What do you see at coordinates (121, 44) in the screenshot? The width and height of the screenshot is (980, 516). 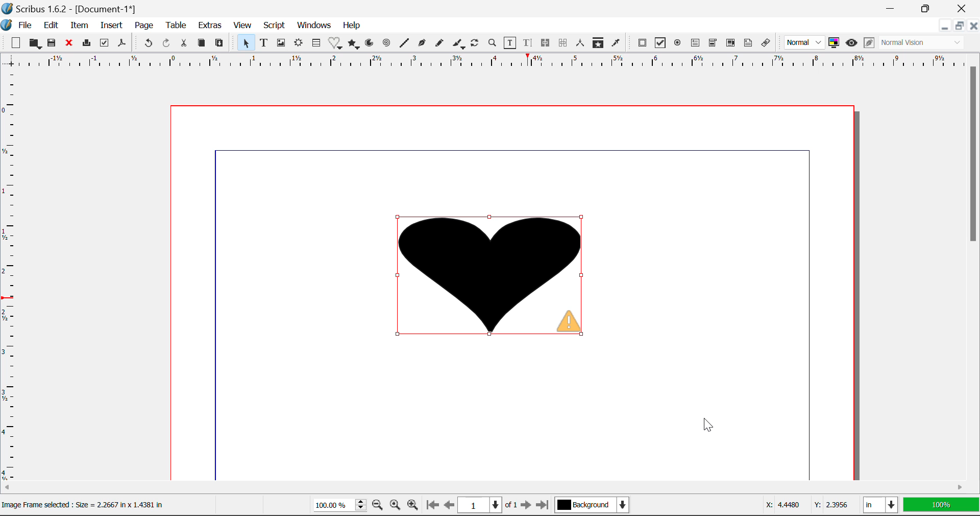 I see `Save as Pdf` at bounding box center [121, 44].